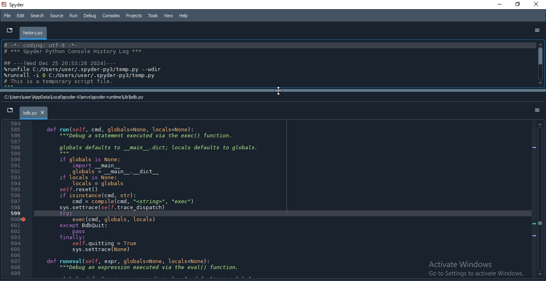  What do you see at coordinates (538, 5) in the screenshot?
I see `close` at bounding box center [538, 5].